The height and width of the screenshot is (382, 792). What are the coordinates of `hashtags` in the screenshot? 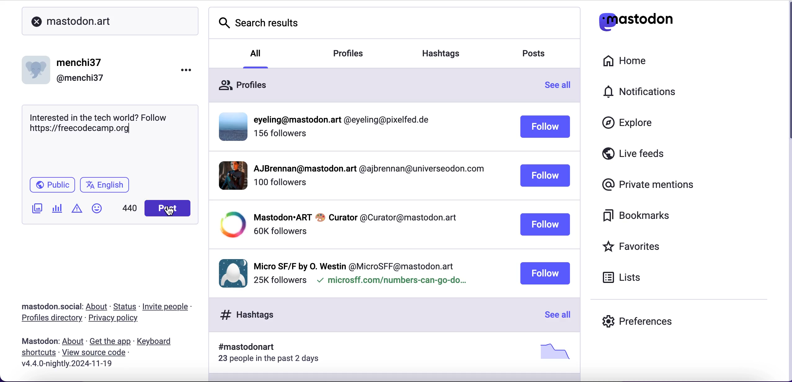 It's located at (441, 54).